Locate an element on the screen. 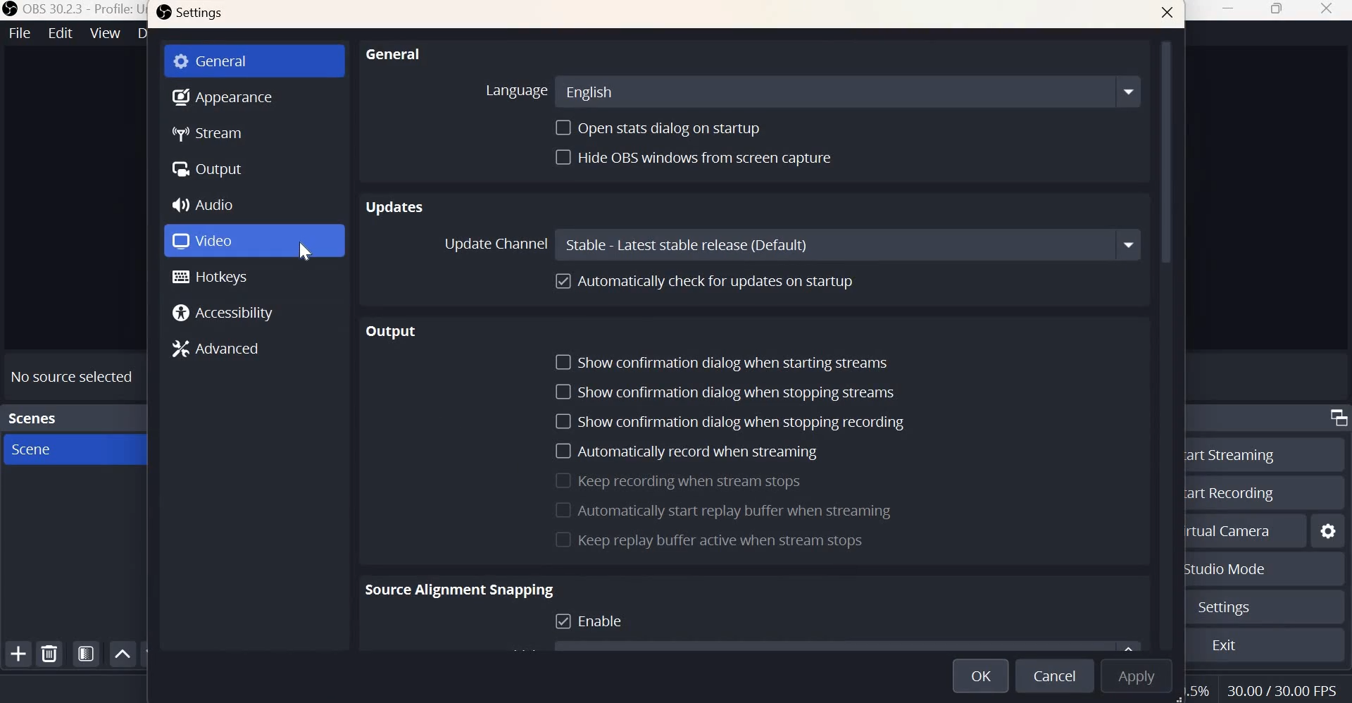 This screenshot has height=703, width=1352. Maximize is located at coordinates (1277, 11).